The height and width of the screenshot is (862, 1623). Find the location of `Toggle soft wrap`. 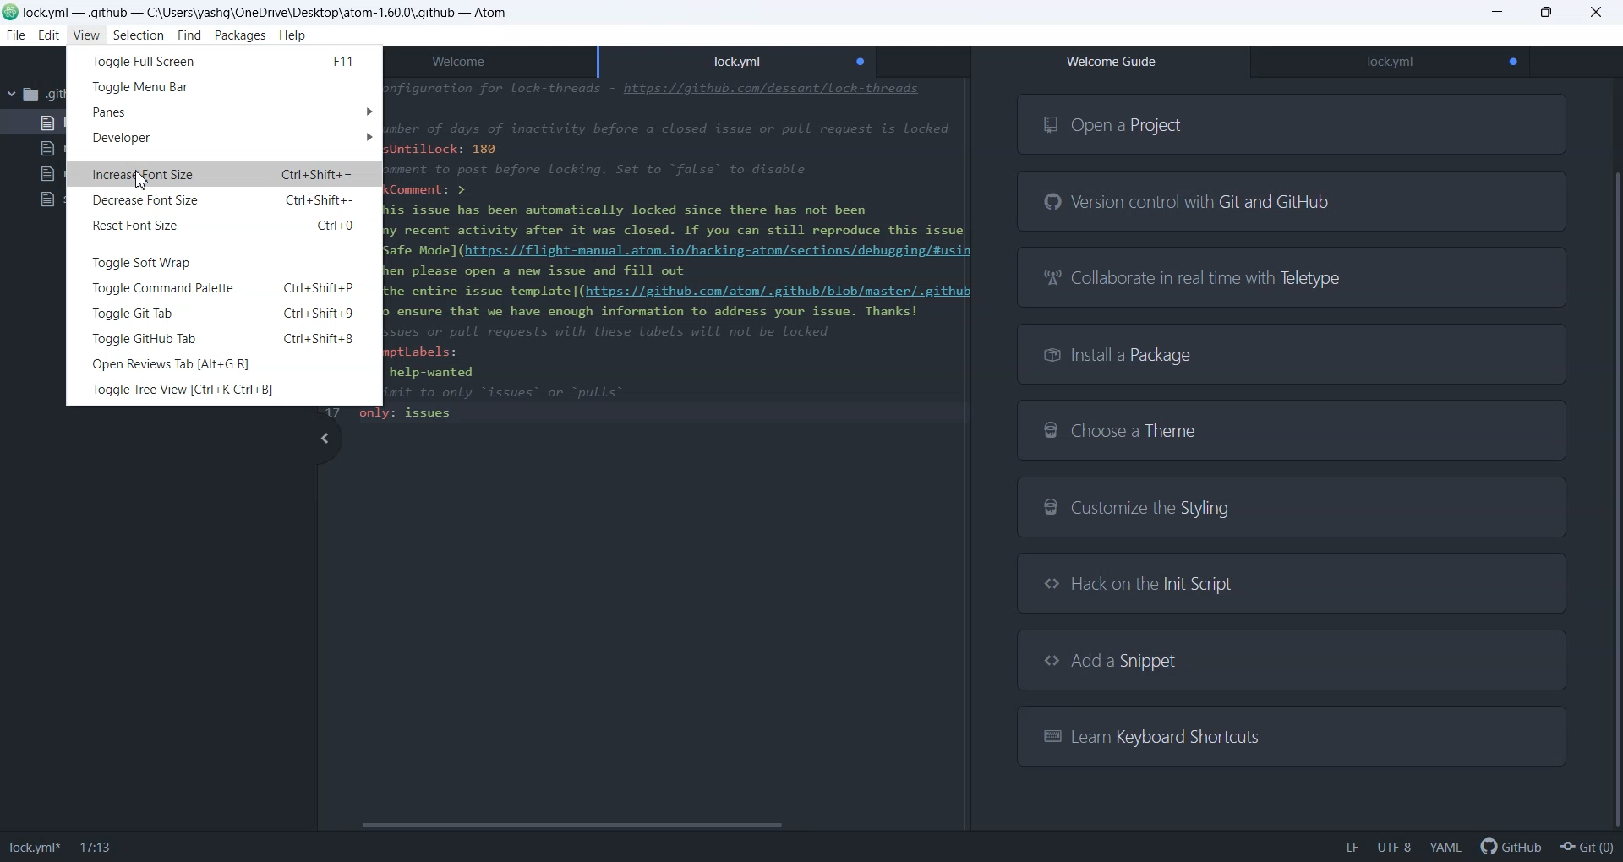

Toggle soft wrap is located at coordinates (224, 261).